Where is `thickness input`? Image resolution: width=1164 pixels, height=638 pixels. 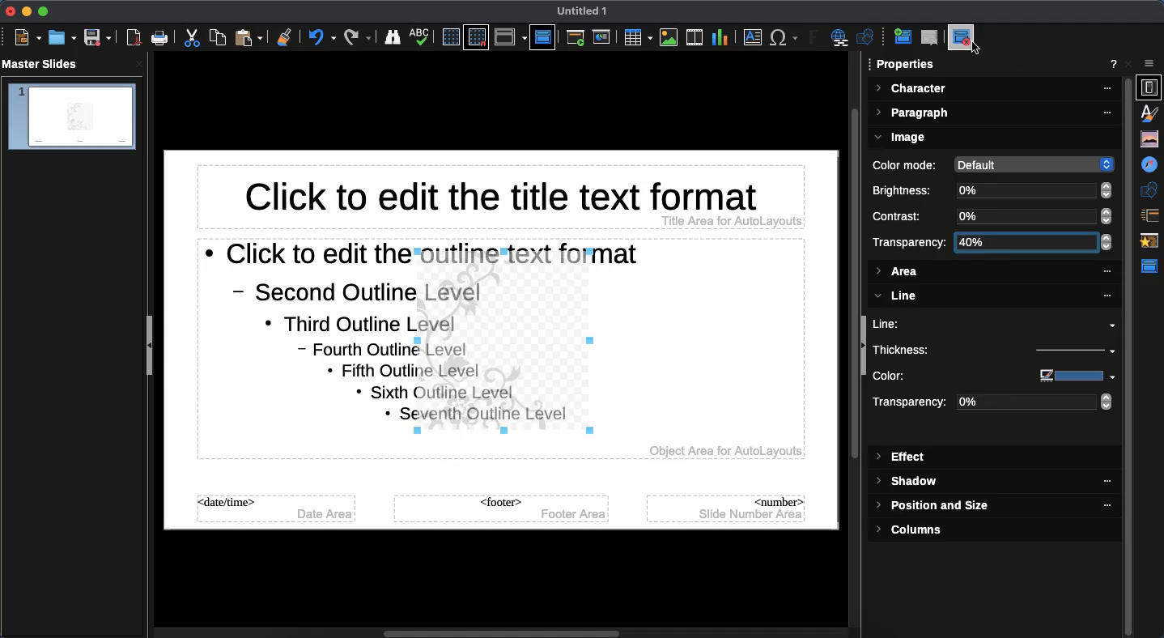 thickness input is located at coordinates (1064, 352).